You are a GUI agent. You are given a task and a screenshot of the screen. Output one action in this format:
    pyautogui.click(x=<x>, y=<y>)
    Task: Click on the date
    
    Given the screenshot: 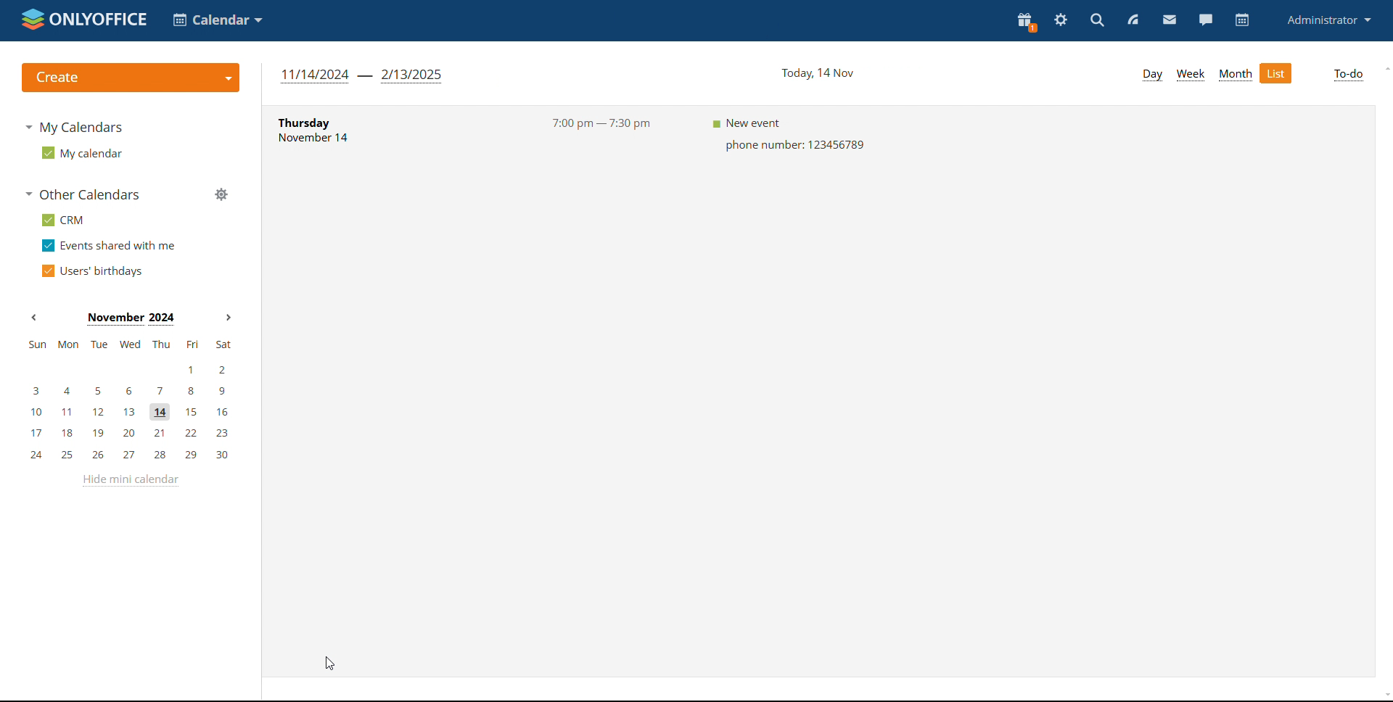 What is the action you would take?
    pyautogui.click(x=813, y=74)
    